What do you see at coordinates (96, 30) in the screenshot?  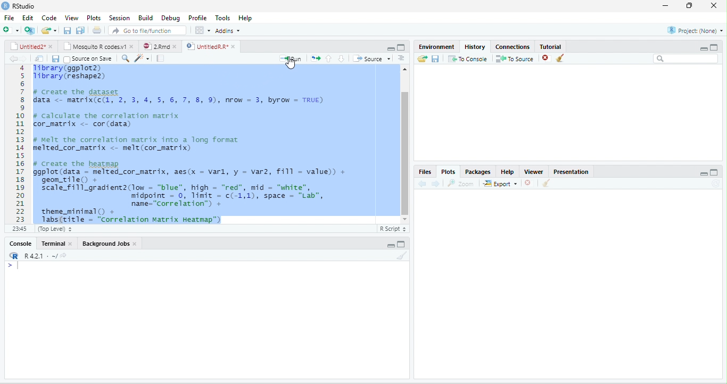 I see `document` at bounding box center [96, 30].